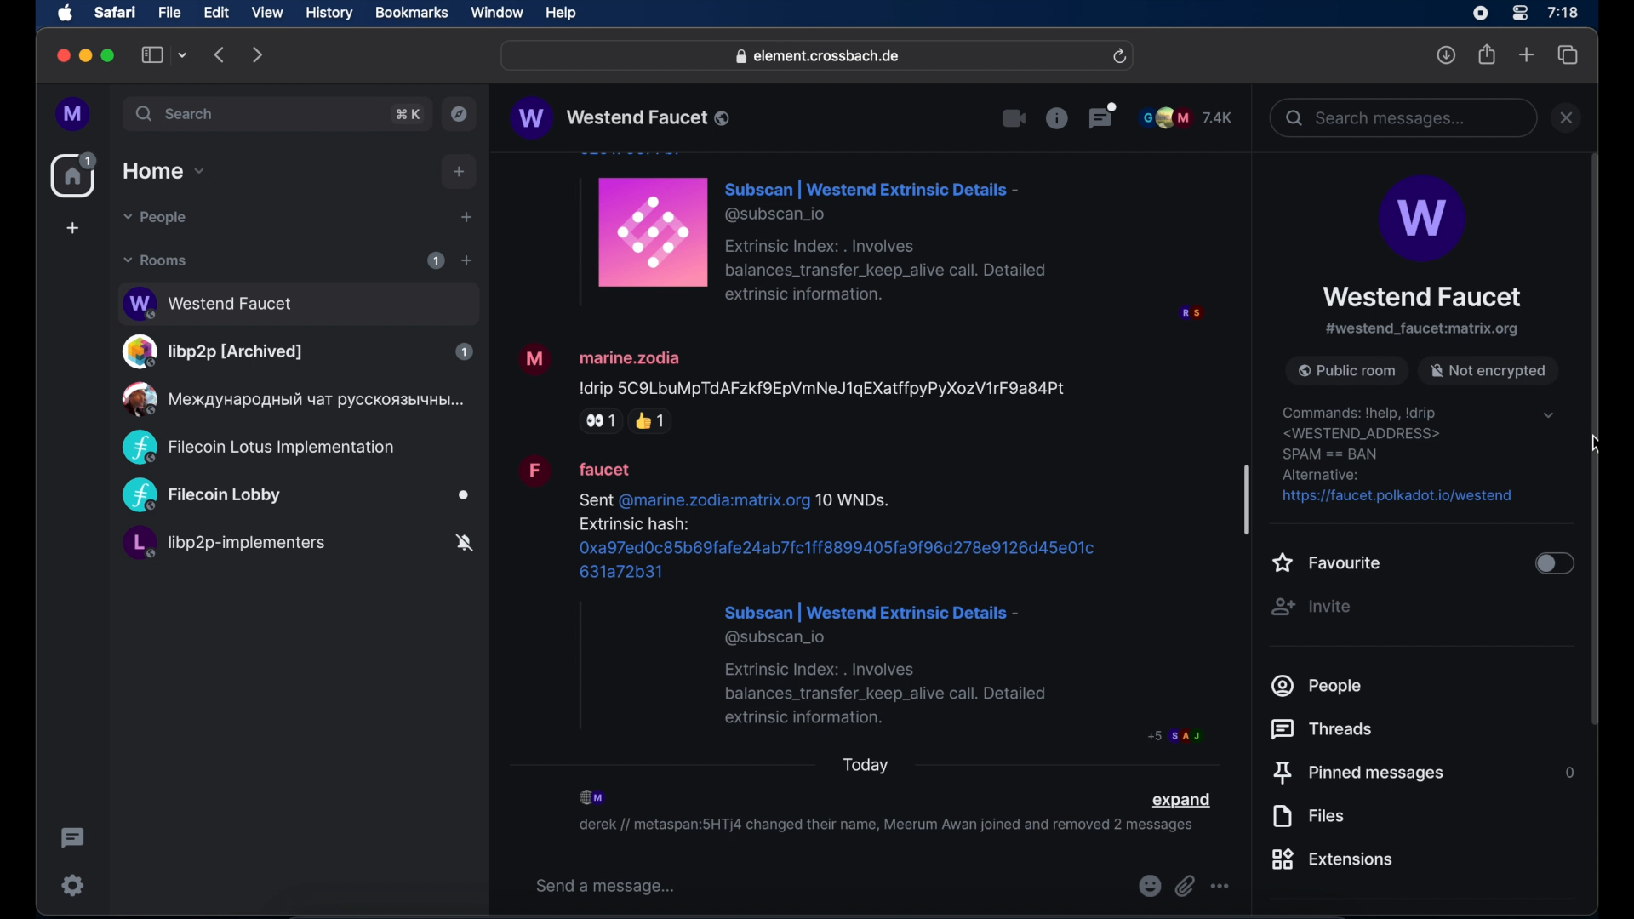  Describe the element at coordinates (1247, 499) in the screenshot. I see `scroll box` at that location.